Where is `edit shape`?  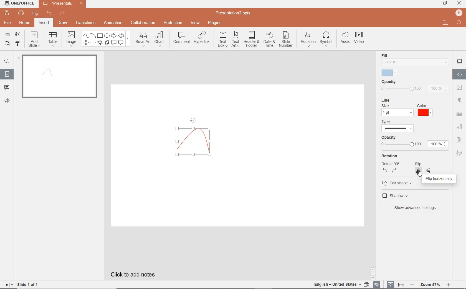
edit shape is located at coordinates (399, 183).